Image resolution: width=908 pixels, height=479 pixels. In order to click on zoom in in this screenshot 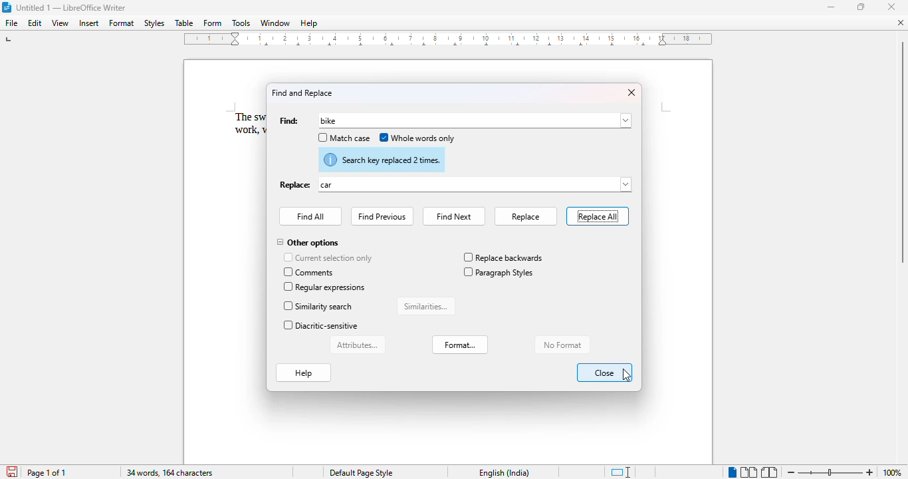, I will do `click(870, 472)`.